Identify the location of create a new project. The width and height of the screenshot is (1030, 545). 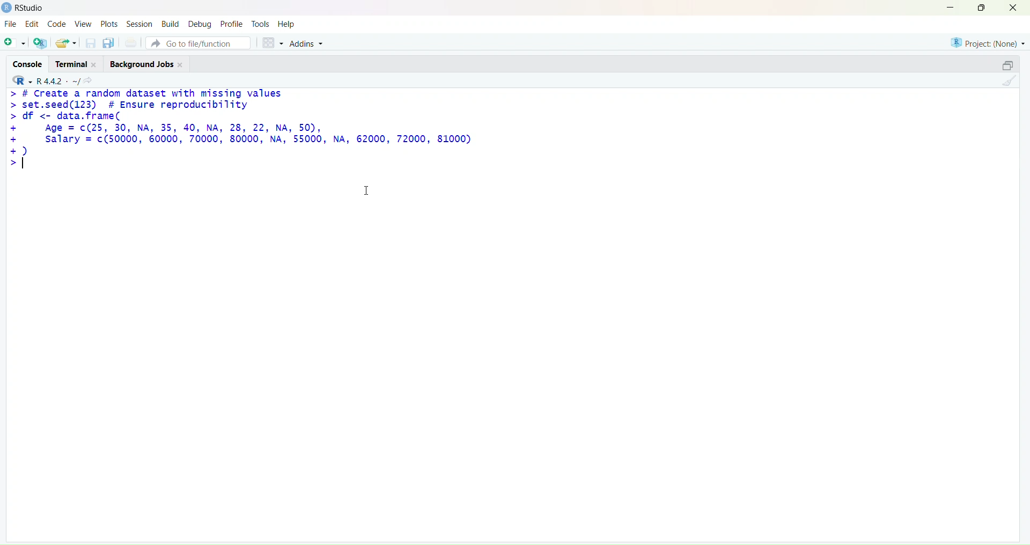
(40, 43).